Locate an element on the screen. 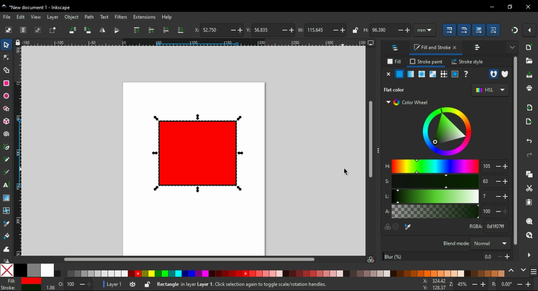 The image size is (538, 291). print is located at coordinates (529, 88).